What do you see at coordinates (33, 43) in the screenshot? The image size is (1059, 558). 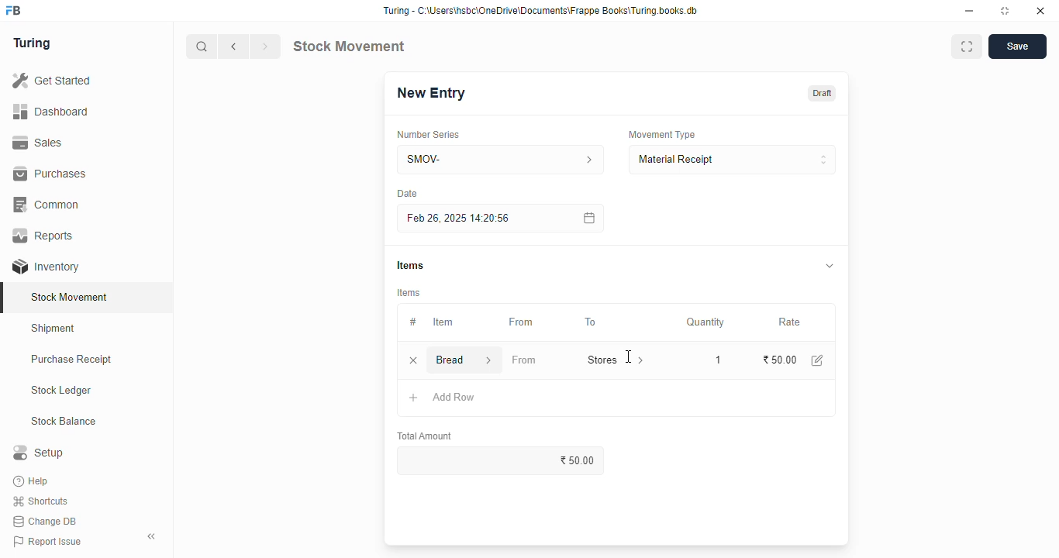 I see `turing` at bounding box center [33, 43].